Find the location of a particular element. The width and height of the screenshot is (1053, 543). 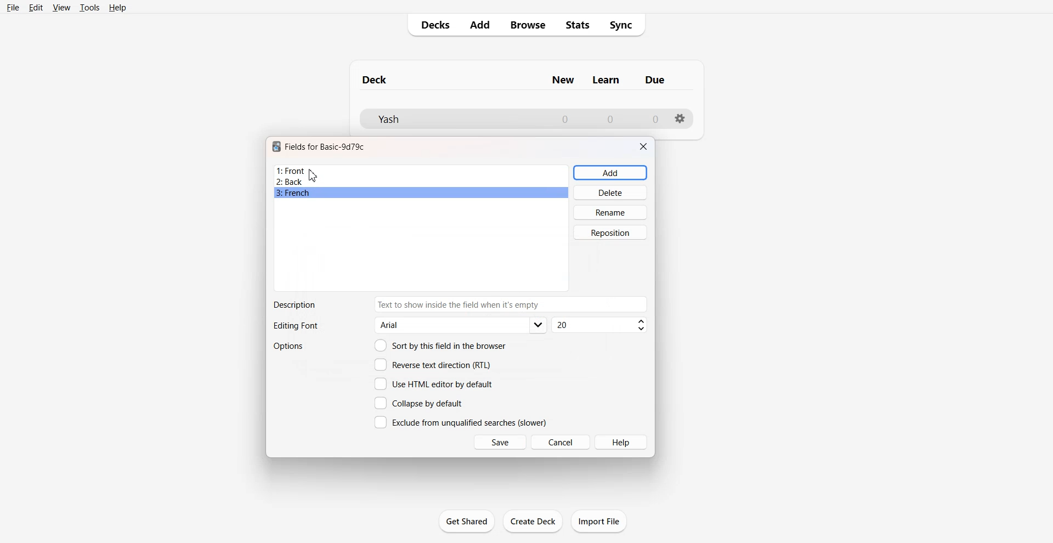

Help is located at coordinates (118, 8).